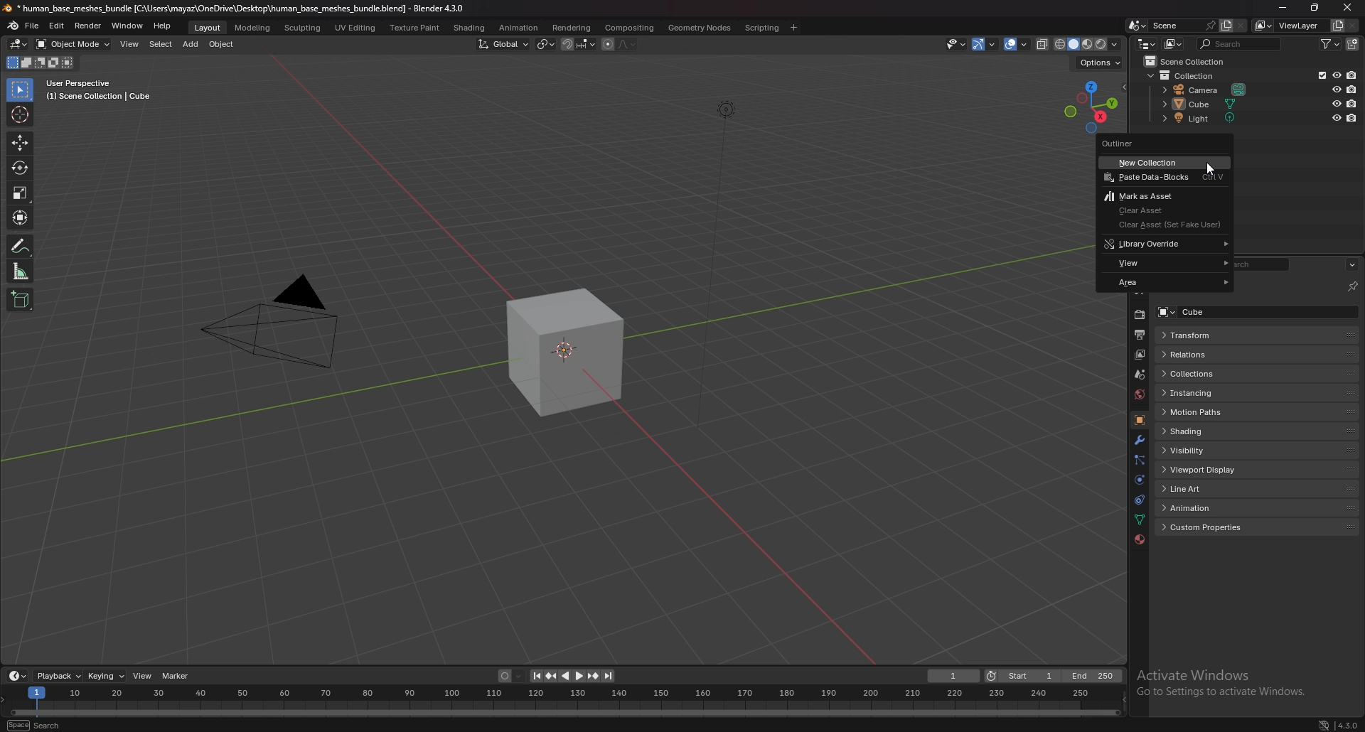 The image size is (1365, 732). Describe the element at coordinates (209, 28) in the screenshot. I see `layout` at that location.